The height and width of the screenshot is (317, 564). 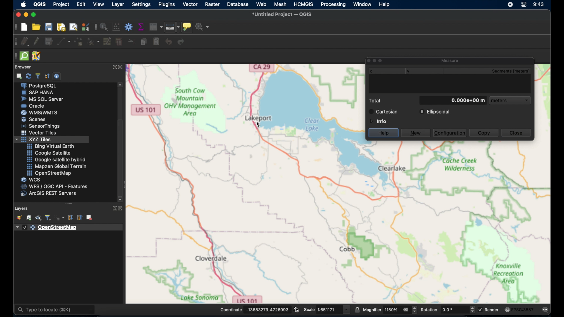 I want to click on add selected, so click(x=20, y=76).